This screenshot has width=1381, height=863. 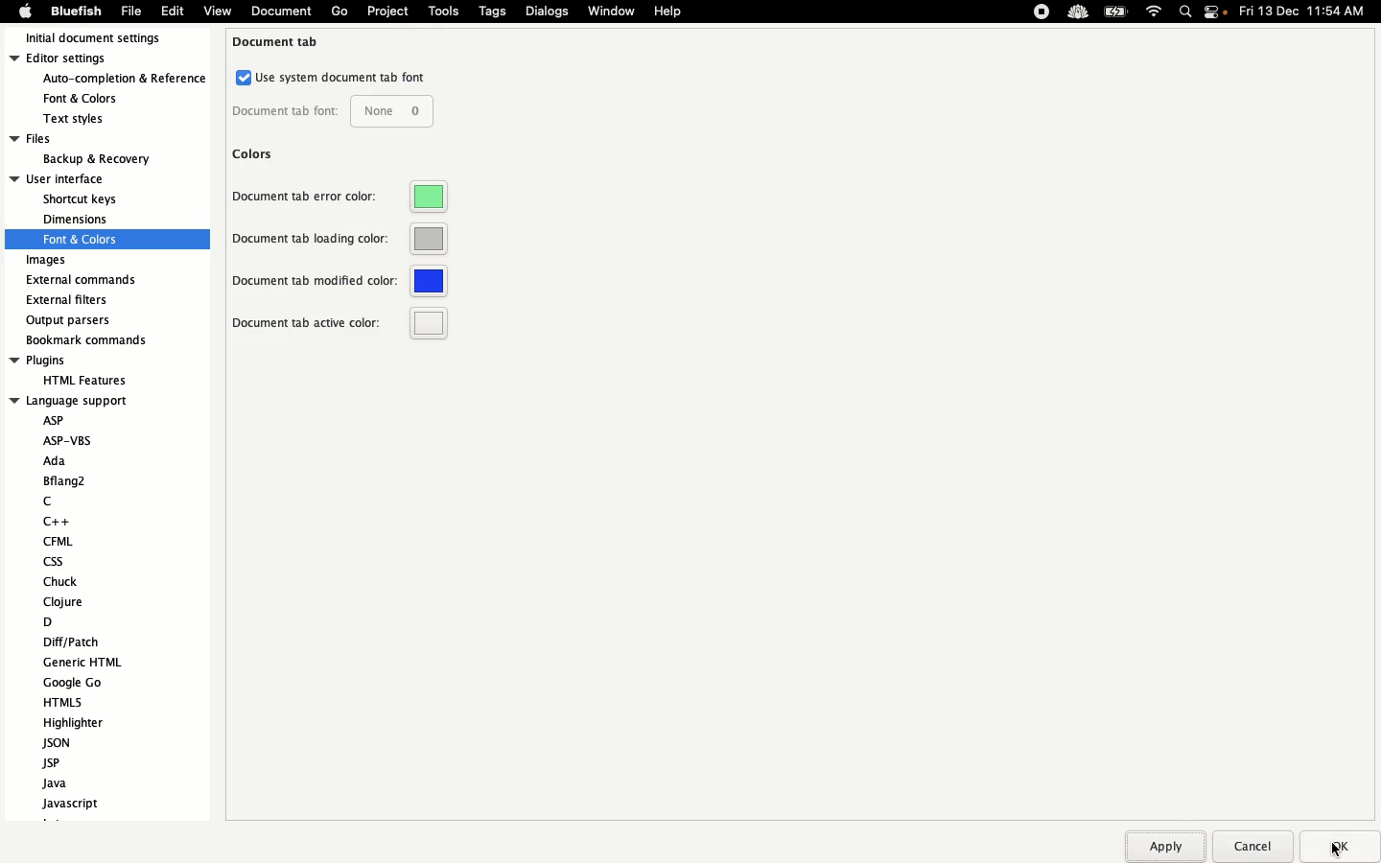 What do you see at coordinates (25, 11) in the screenshot?
I see `Apple logo` at bounding box center [25, 11].